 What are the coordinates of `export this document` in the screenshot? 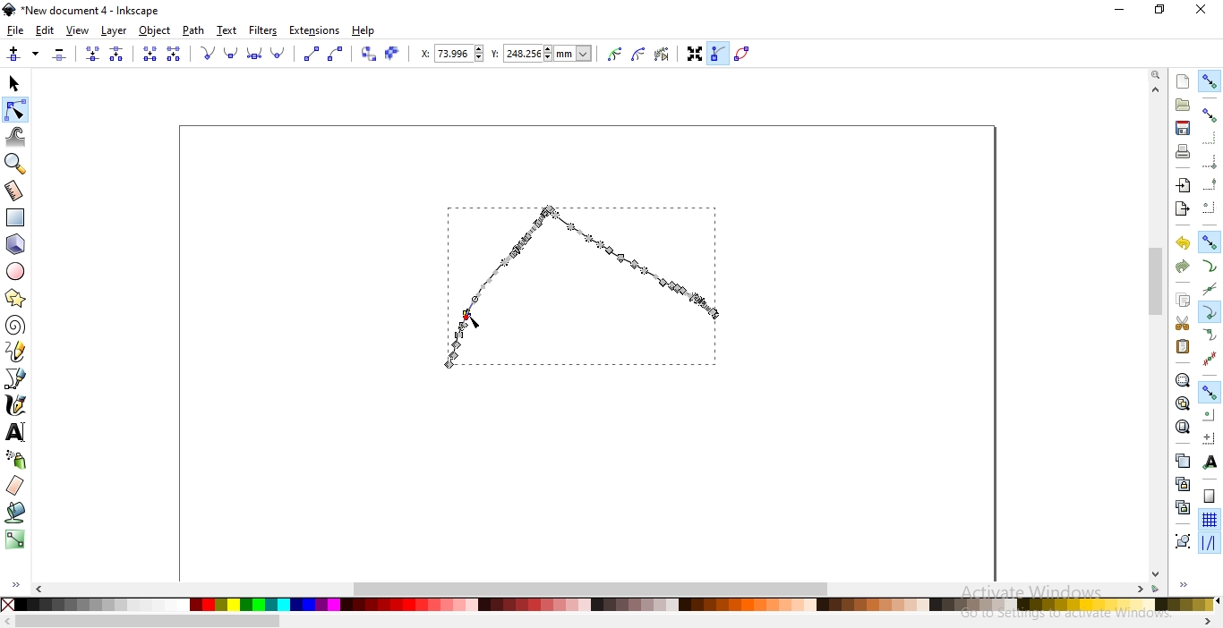 It's located at (1181, 209).